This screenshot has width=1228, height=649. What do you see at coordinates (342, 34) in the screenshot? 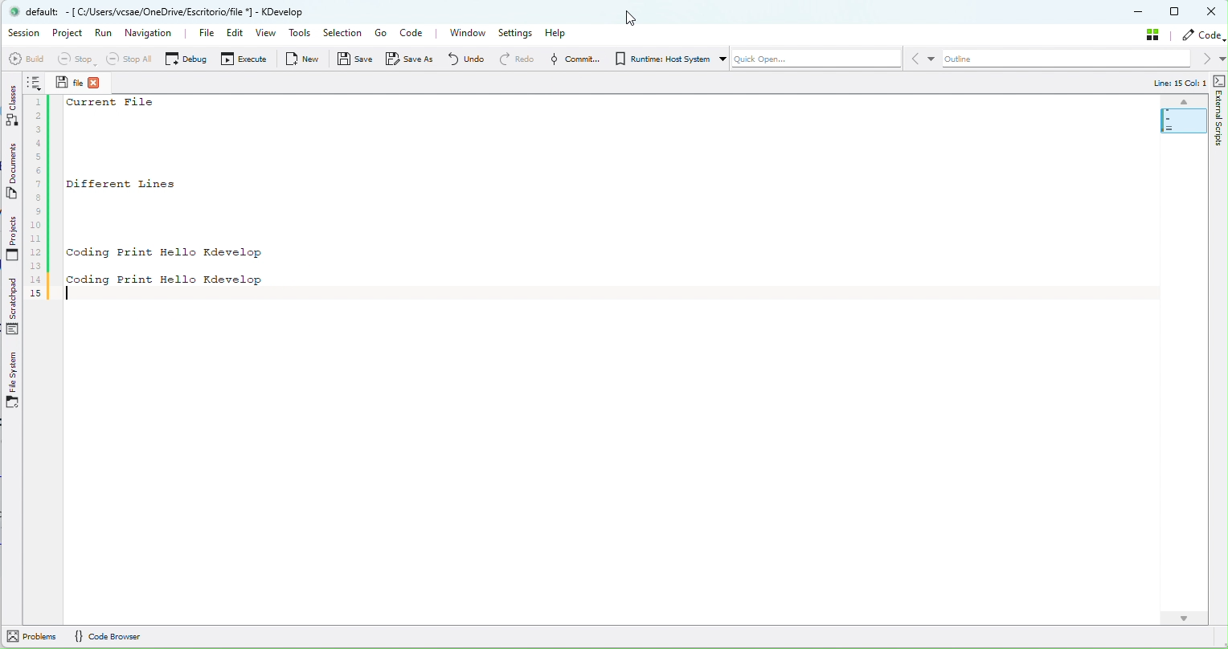
I see `Selection` at bounding box center [342, 34].